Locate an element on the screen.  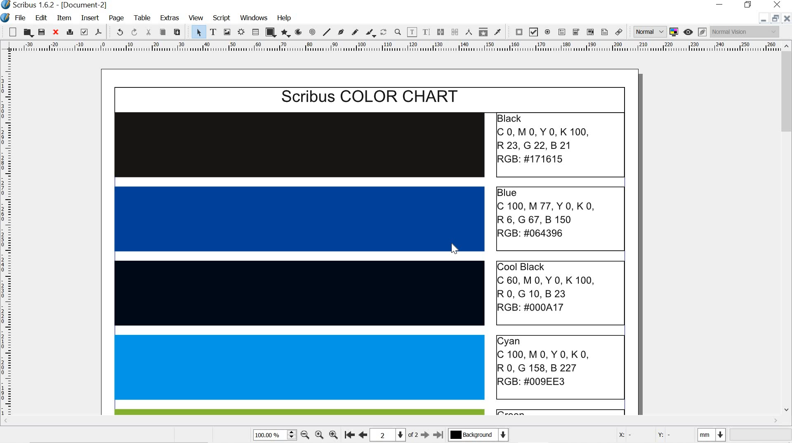
edit contents of frame is located at coordinates (412, 32).